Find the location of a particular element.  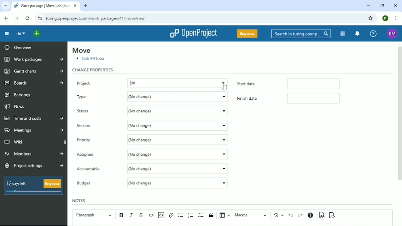

Current tab is located at coordinates (45, 6).